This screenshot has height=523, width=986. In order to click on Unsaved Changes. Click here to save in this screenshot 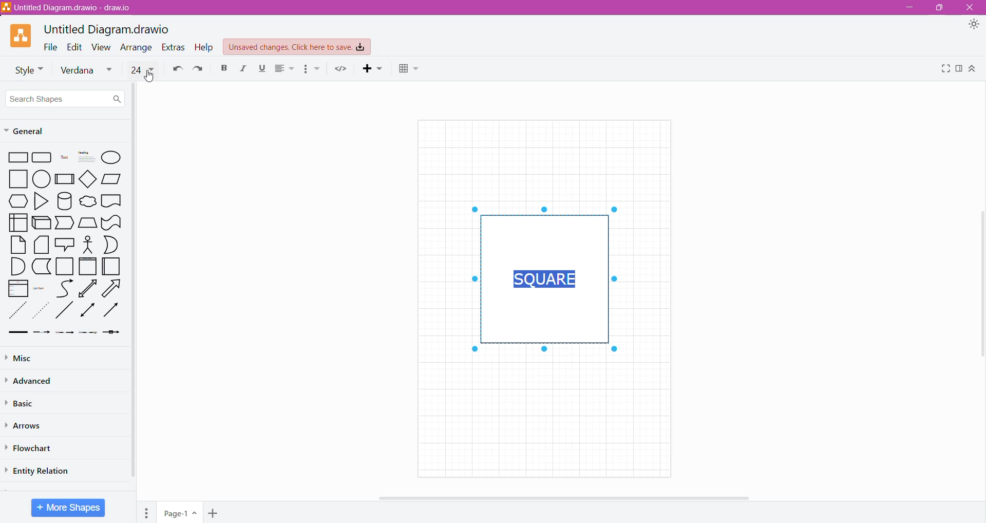, I will do `click(297, 47)`.